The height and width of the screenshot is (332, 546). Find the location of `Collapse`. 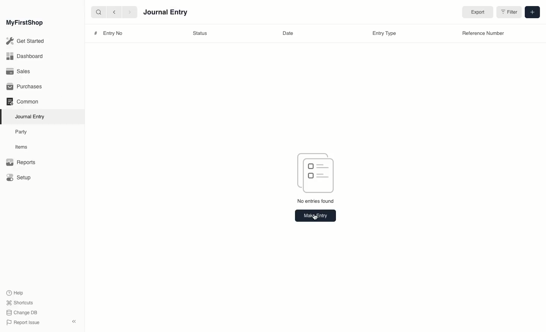

Collapse is located at coordinates (74, 321).